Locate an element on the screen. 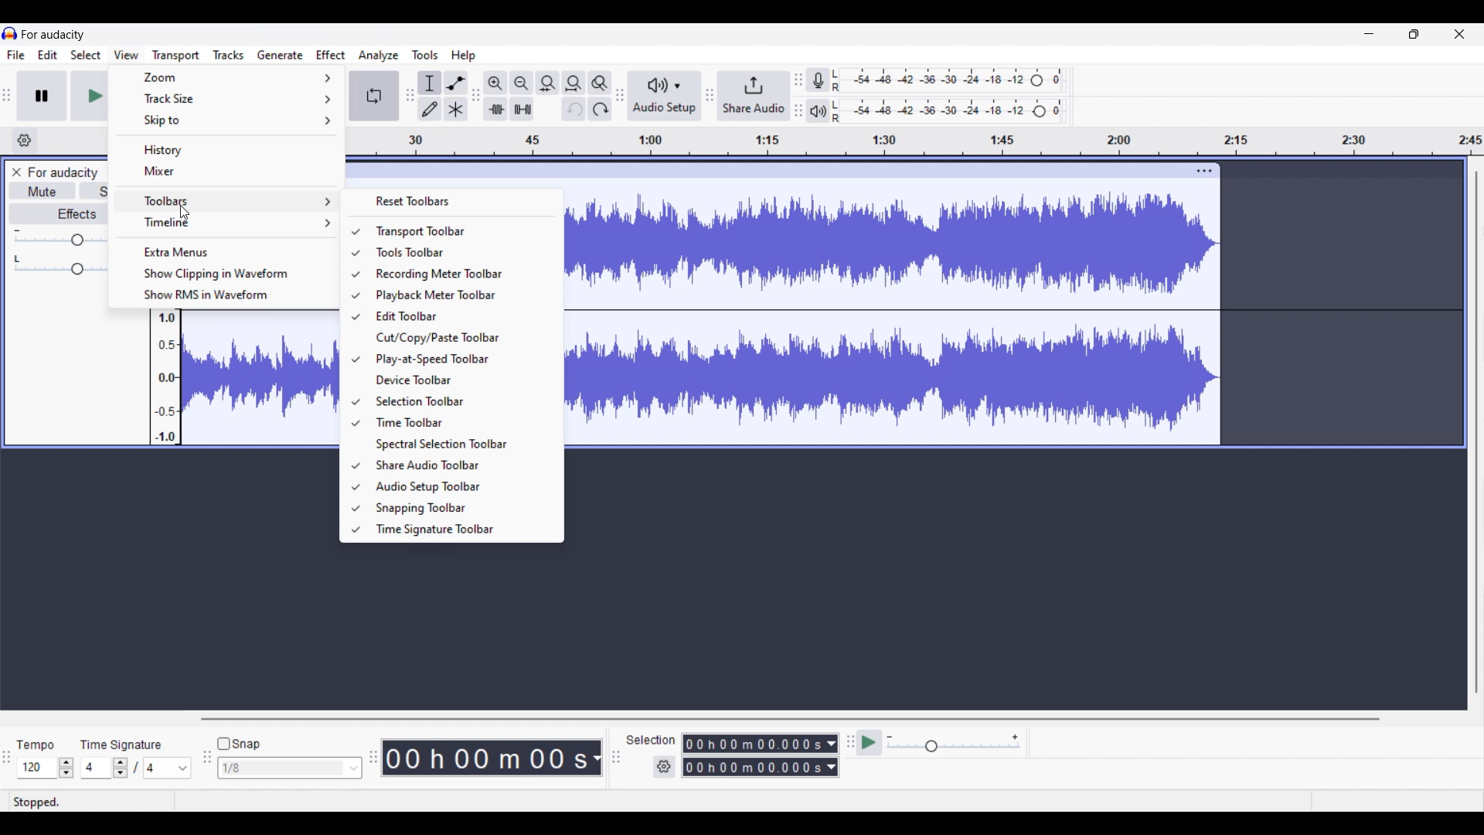  Tools toolbar is located at coordinates (460, 252).